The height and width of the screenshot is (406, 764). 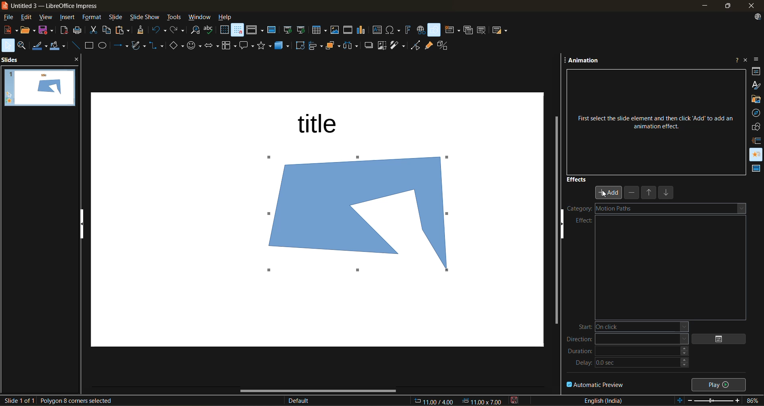 I want to click on shapes and polygons, so click(x=138, y=45).